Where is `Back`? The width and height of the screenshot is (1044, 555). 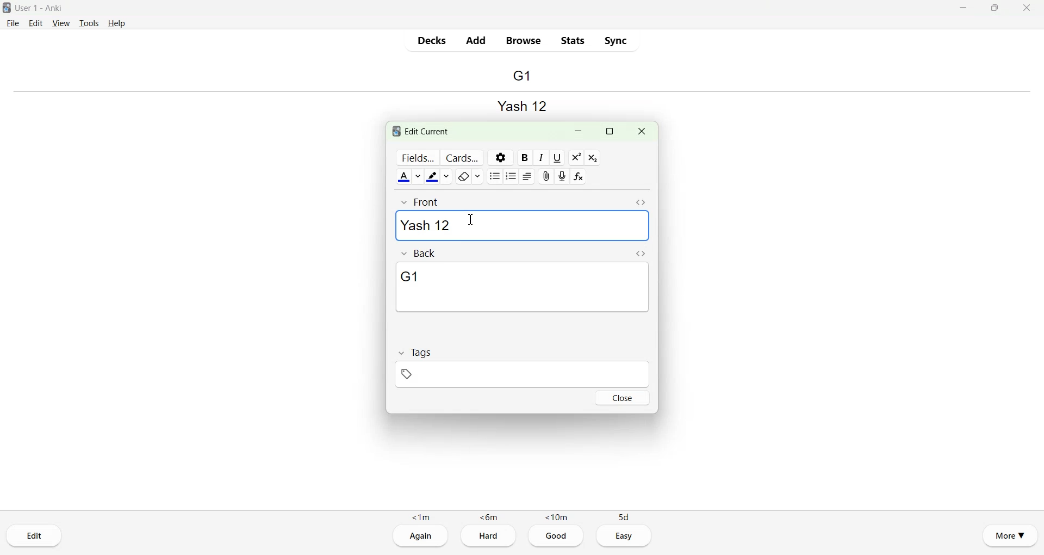 Back is located at coordinates (420, 254).